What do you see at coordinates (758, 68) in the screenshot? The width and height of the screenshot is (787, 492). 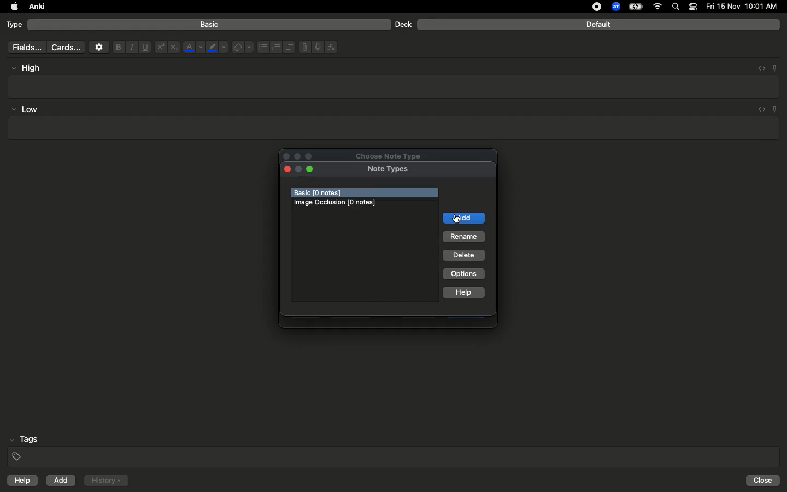 I see `Embed` at bounding box center [758, 68].